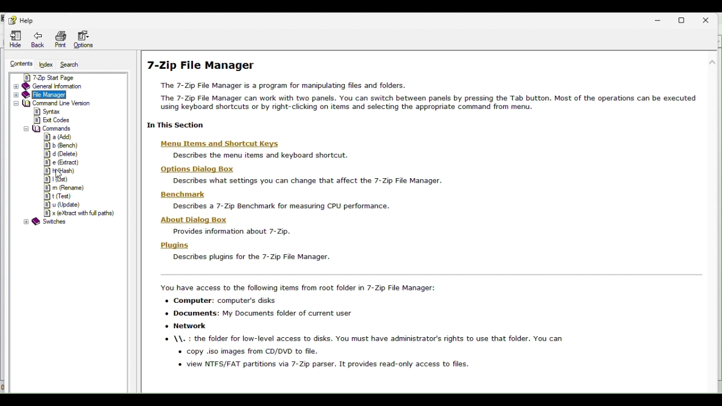  I want to click on search, so click(73, 64).